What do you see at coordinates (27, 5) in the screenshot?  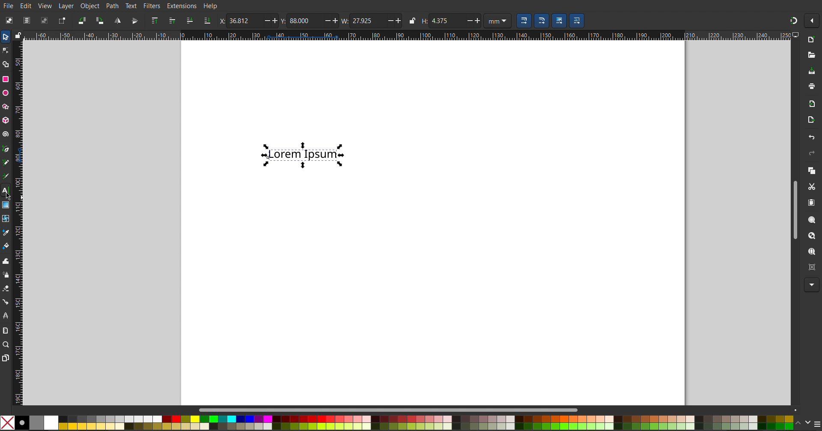 I see `Edit` at bounding box center [27, 5].